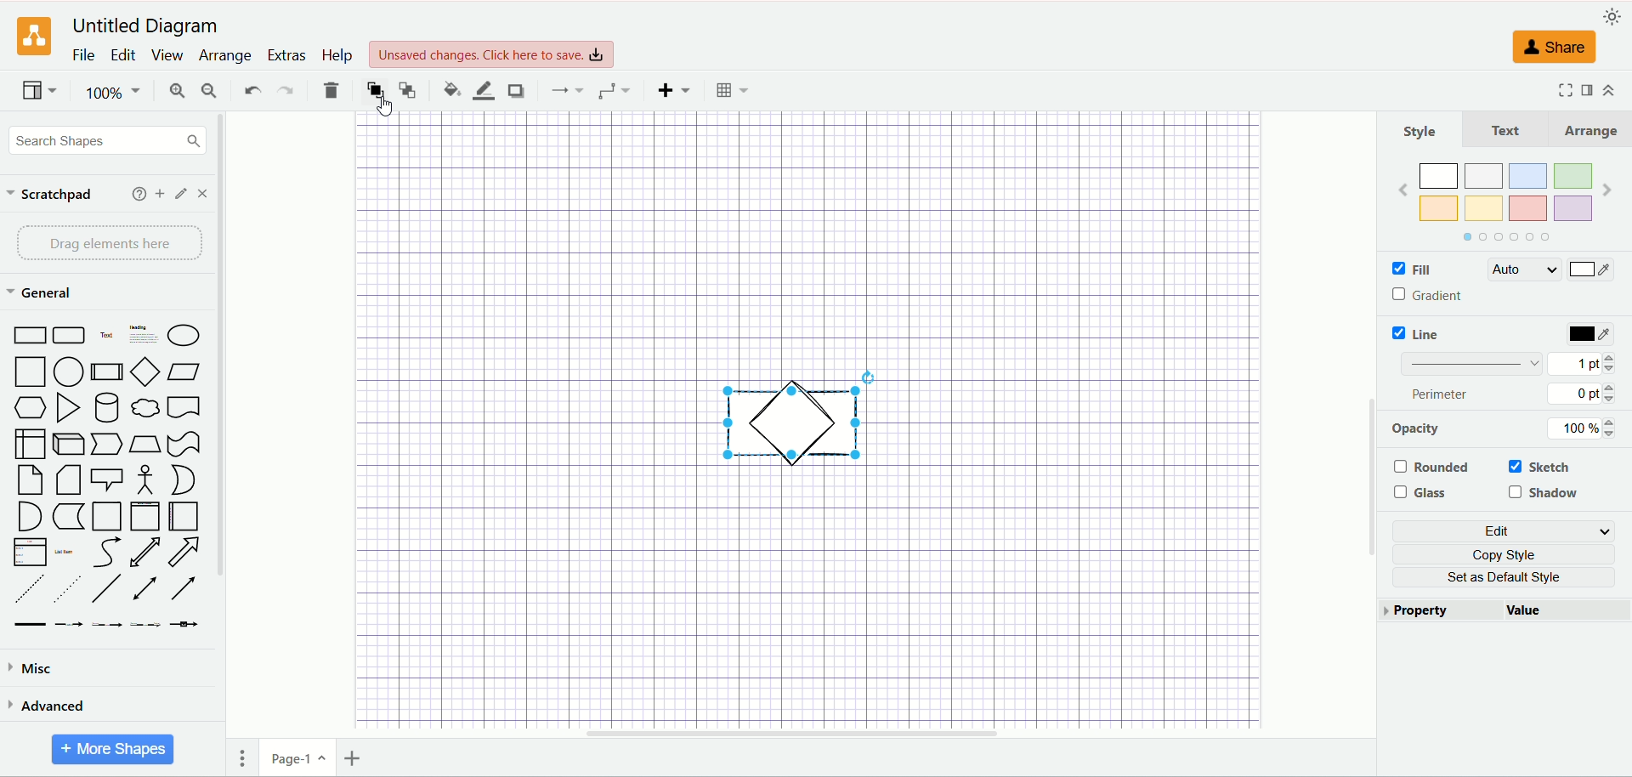  What do you see at coordinates (26, 444) in the screenshot?
I see `Internal Storage` at bounding box center [26, 444].